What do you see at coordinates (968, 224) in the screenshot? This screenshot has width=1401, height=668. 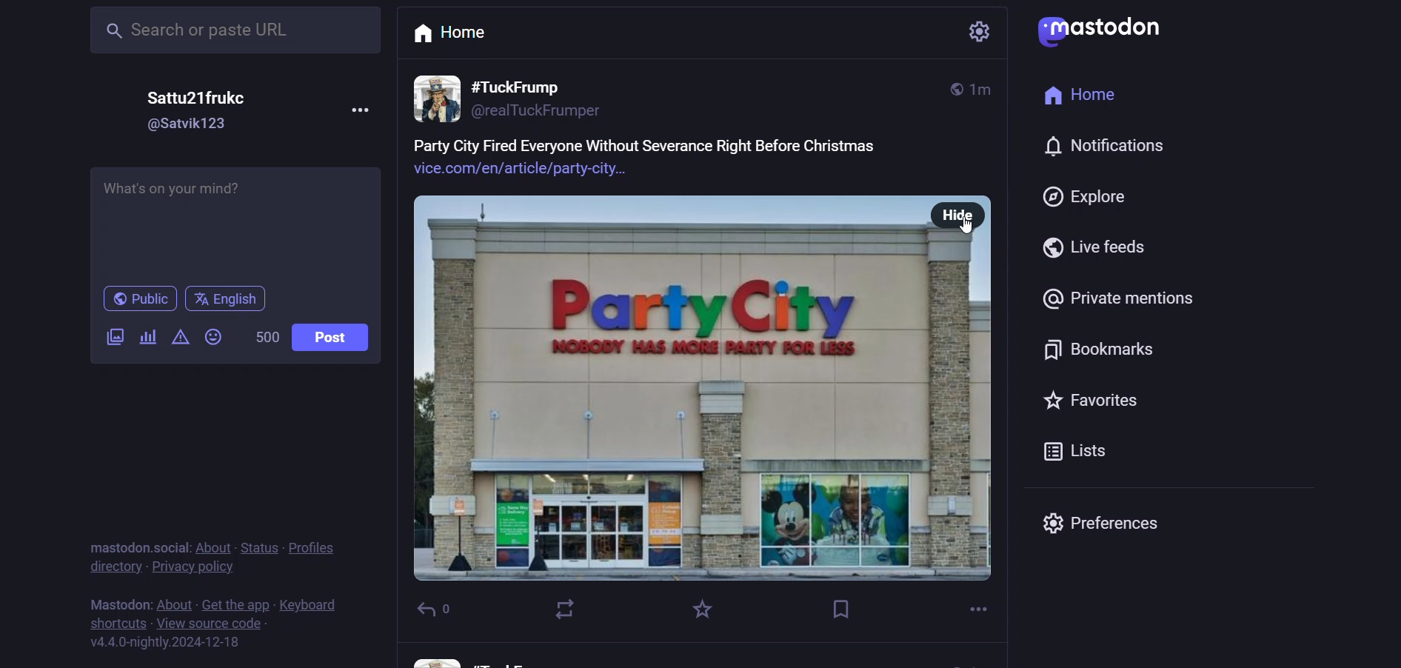 I see `Cursor` at bounding box center [968, 224].